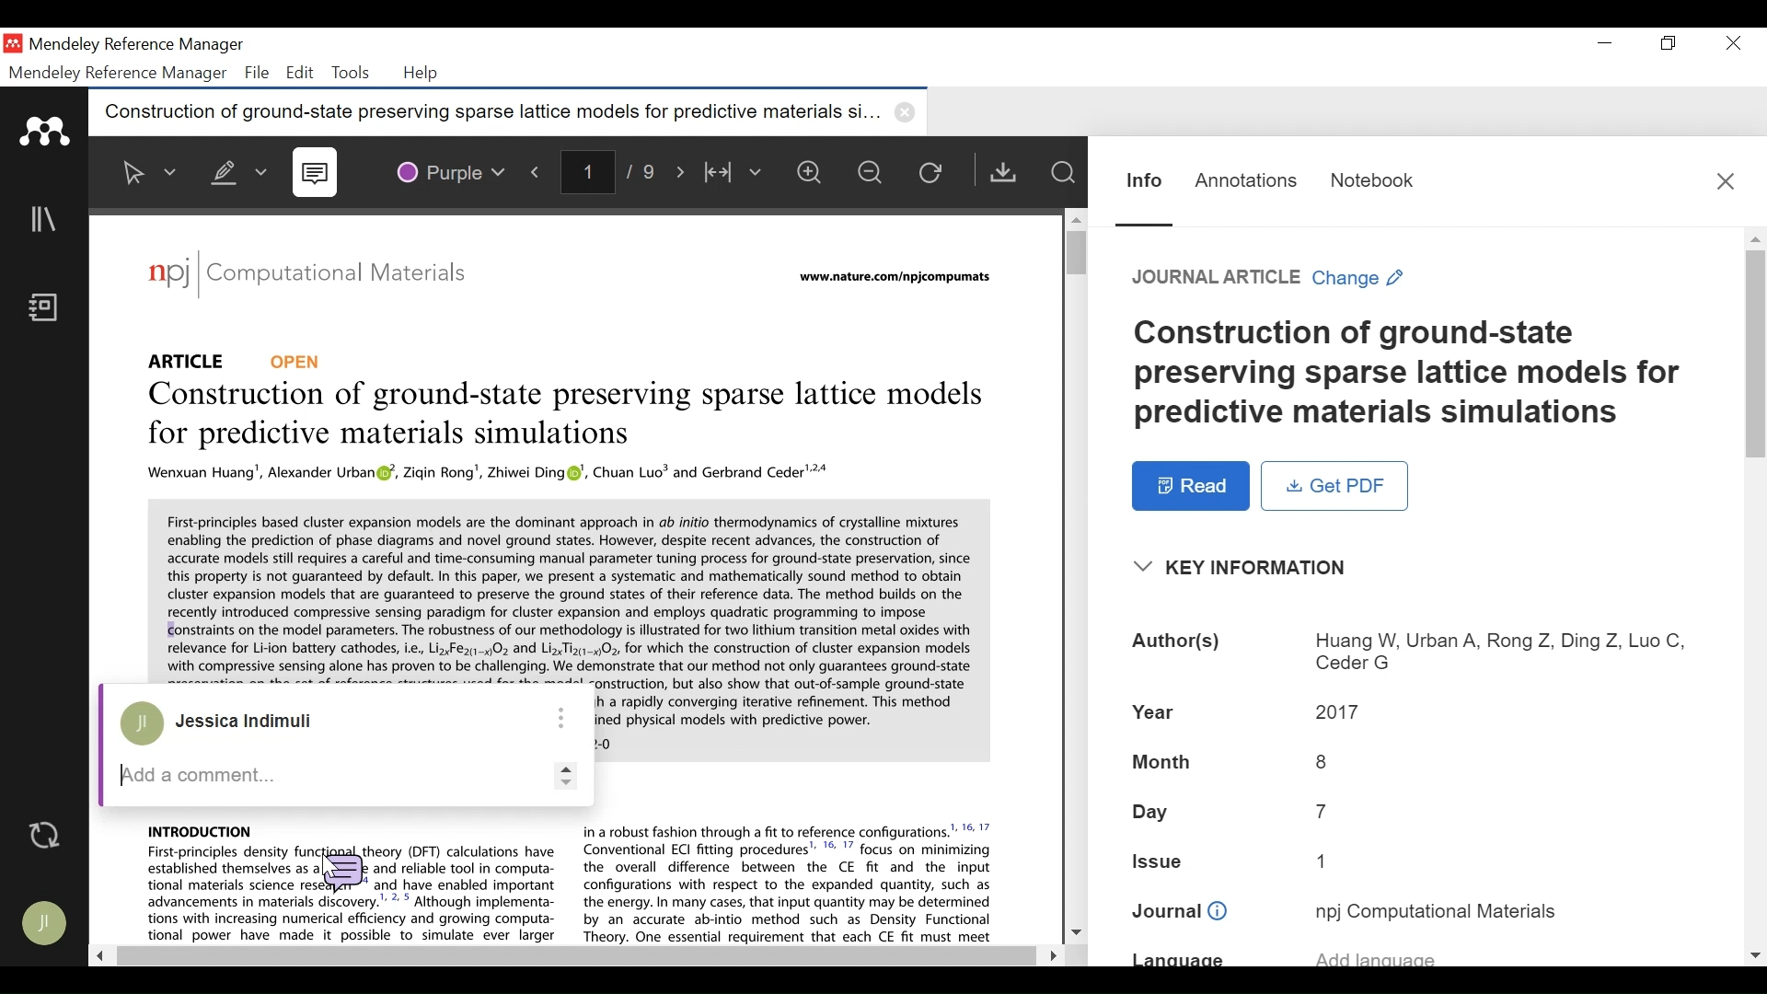 The image size is (1767, 994). What do you see at coordinates (319, 774) in the screenshot?
I see `Add a comment` at bounding box center [319, 774].